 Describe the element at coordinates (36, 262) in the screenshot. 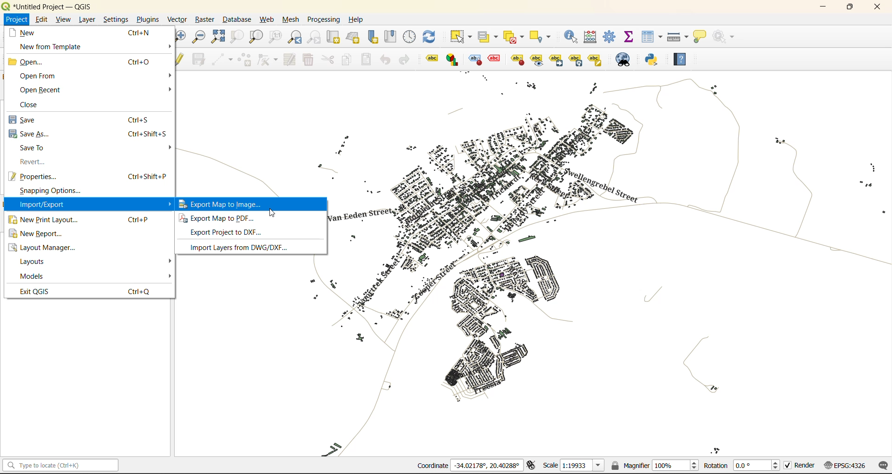

I see `layouts` at that location.